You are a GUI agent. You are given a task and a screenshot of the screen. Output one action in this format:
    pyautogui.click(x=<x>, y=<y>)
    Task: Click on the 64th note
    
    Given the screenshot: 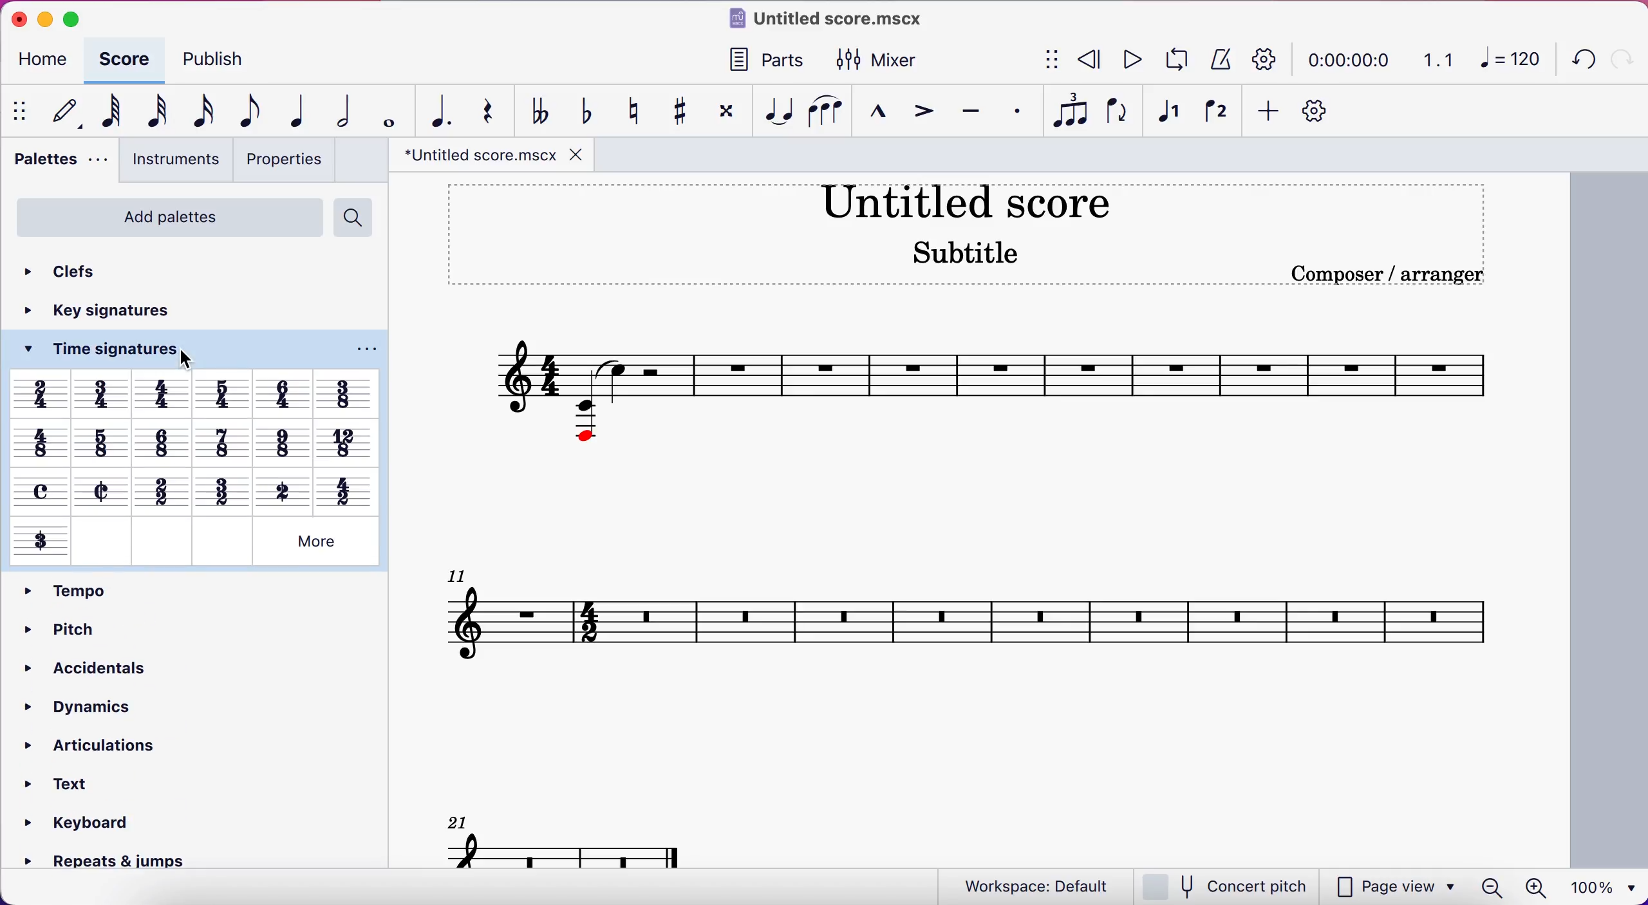 What is the action you would take?
    pyautogui.click(x=109, y=111)
    